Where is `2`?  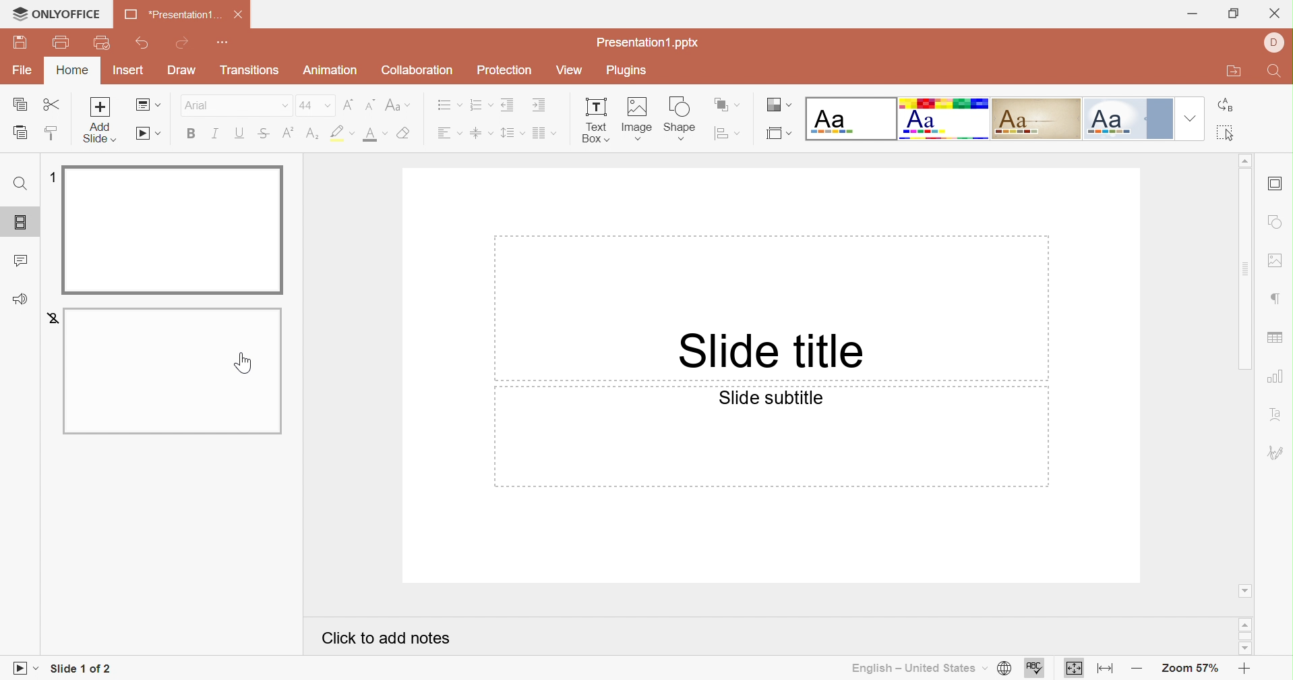 2 is located at coordinates (49, 318).